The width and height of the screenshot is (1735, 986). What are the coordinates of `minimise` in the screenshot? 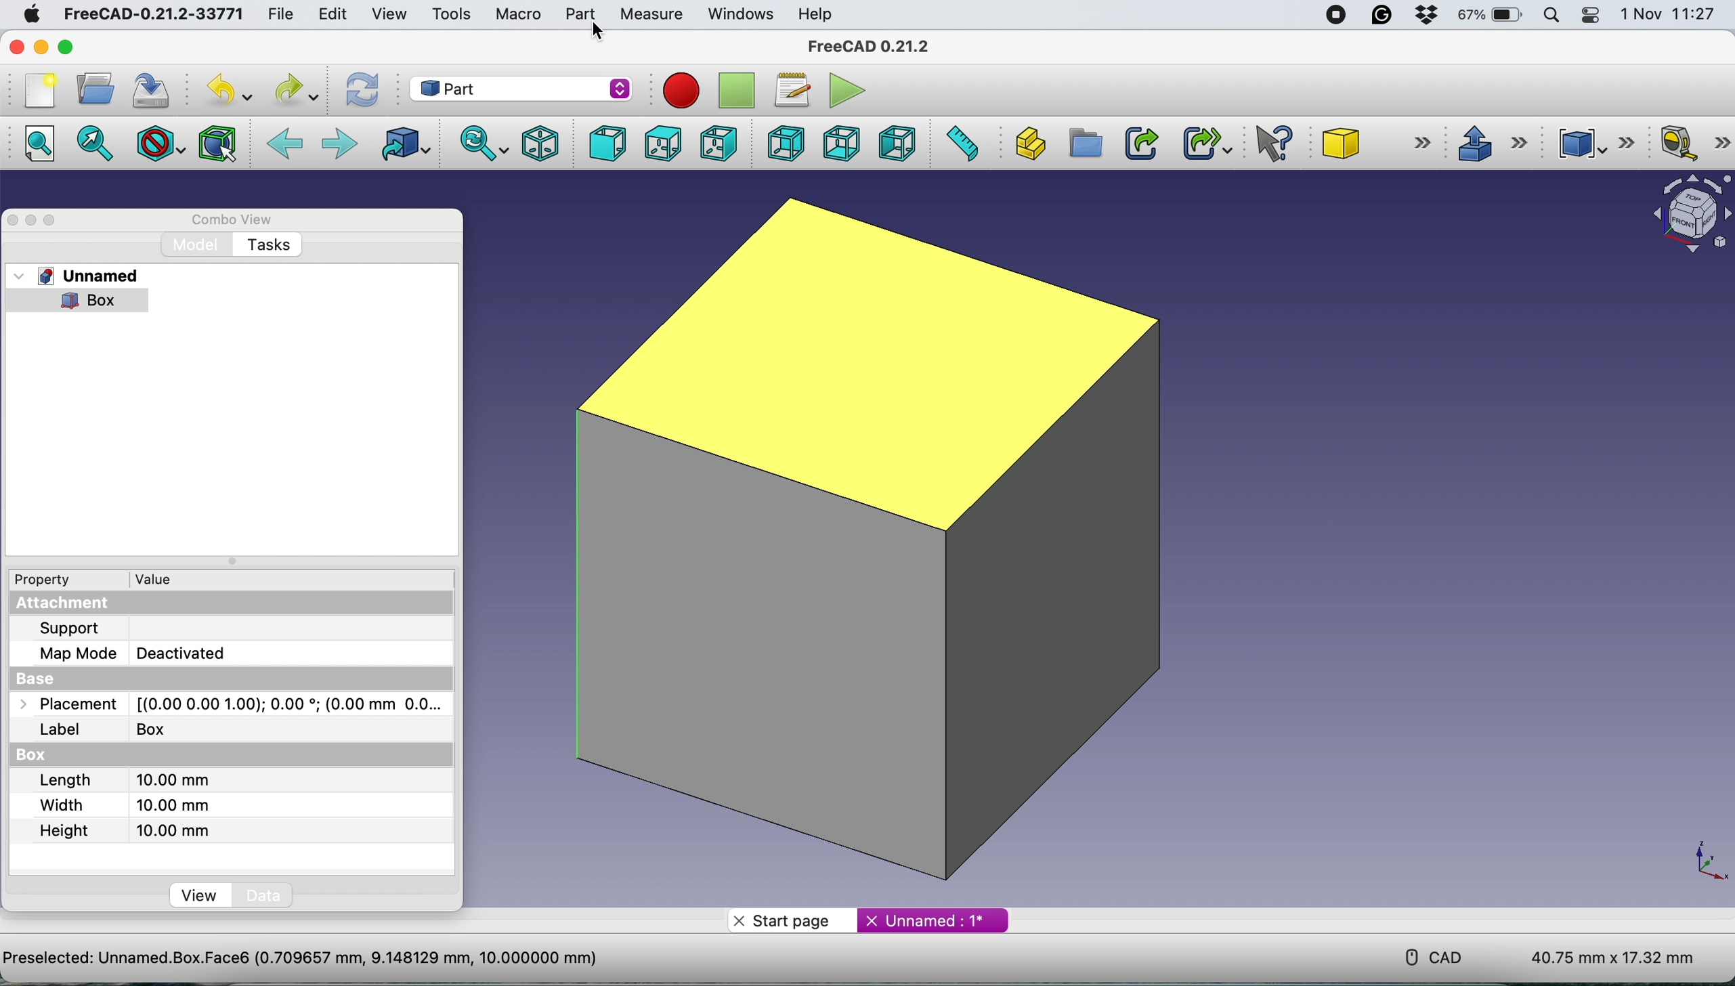 It's located at (41, 47).